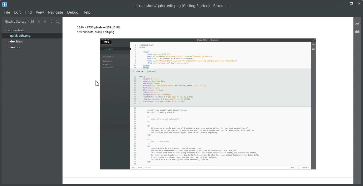 Image resolution: width=363 pixels, height=186 pixels. Describe the element at coordinates (202, 99) in the screenshot. I see `File Image Preview` at that location.